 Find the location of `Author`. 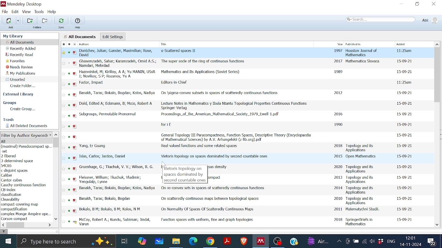

Author is located at coordinates (115, 166).